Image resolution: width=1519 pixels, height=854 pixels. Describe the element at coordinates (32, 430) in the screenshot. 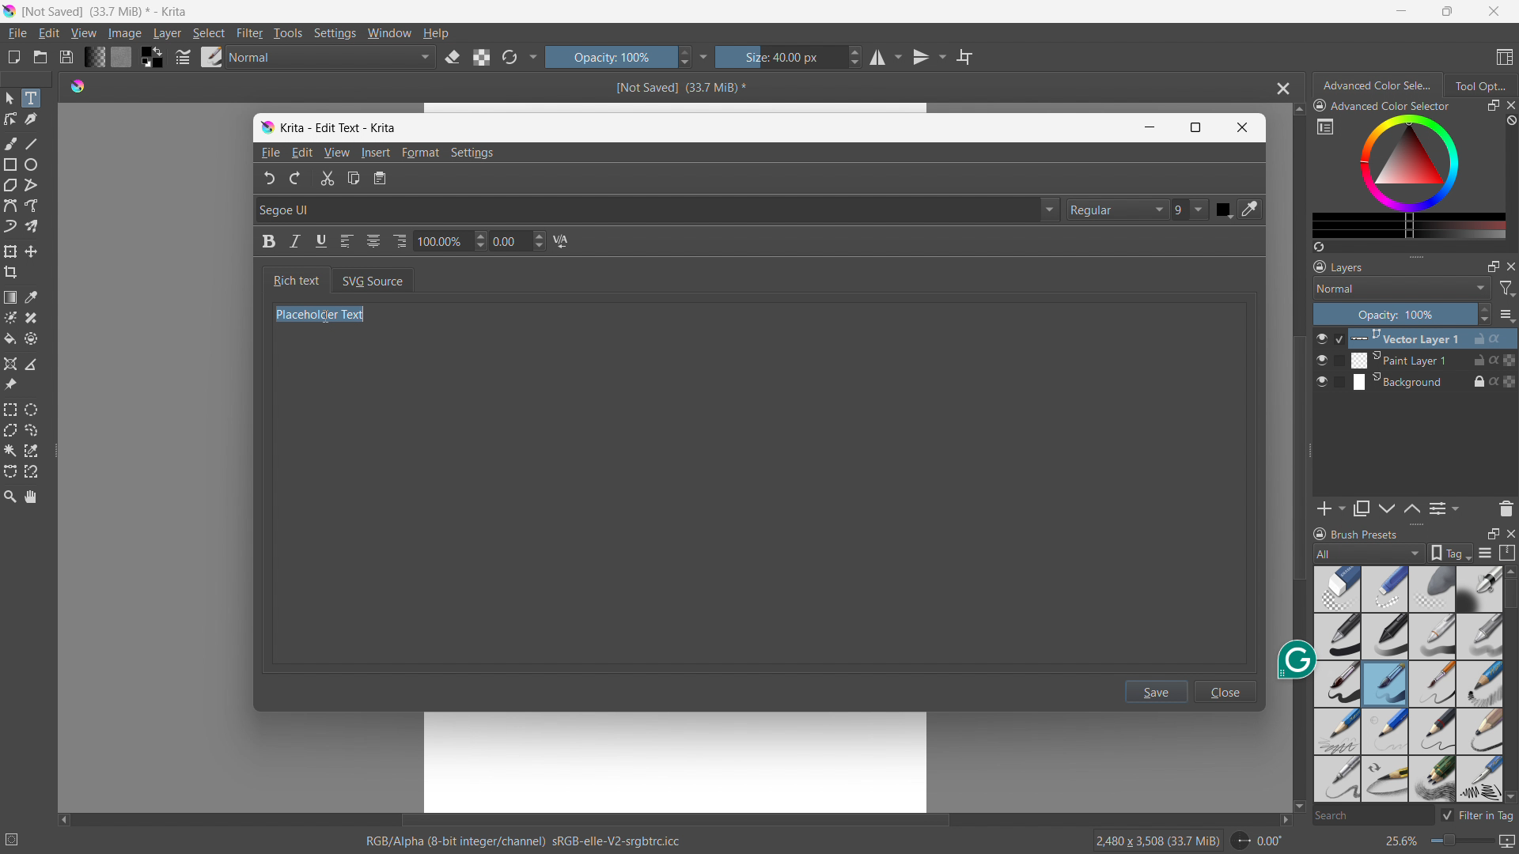

I see `freehand selection tool` at that location.